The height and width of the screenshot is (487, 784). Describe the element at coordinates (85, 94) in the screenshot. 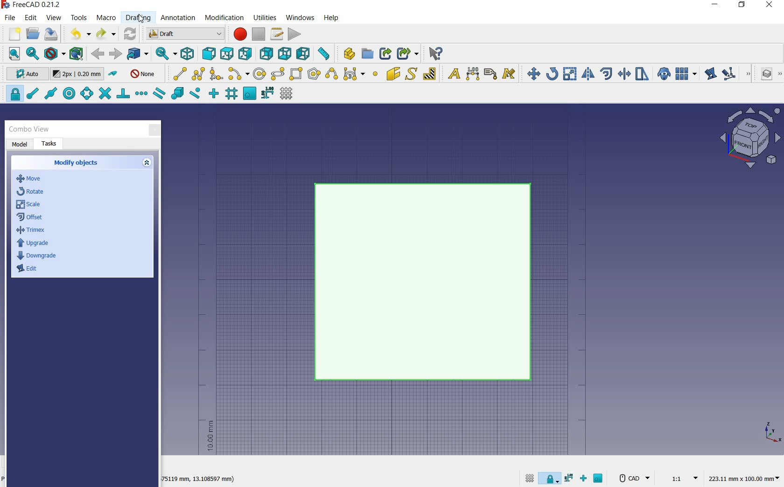

I see `snap angle` at that location.